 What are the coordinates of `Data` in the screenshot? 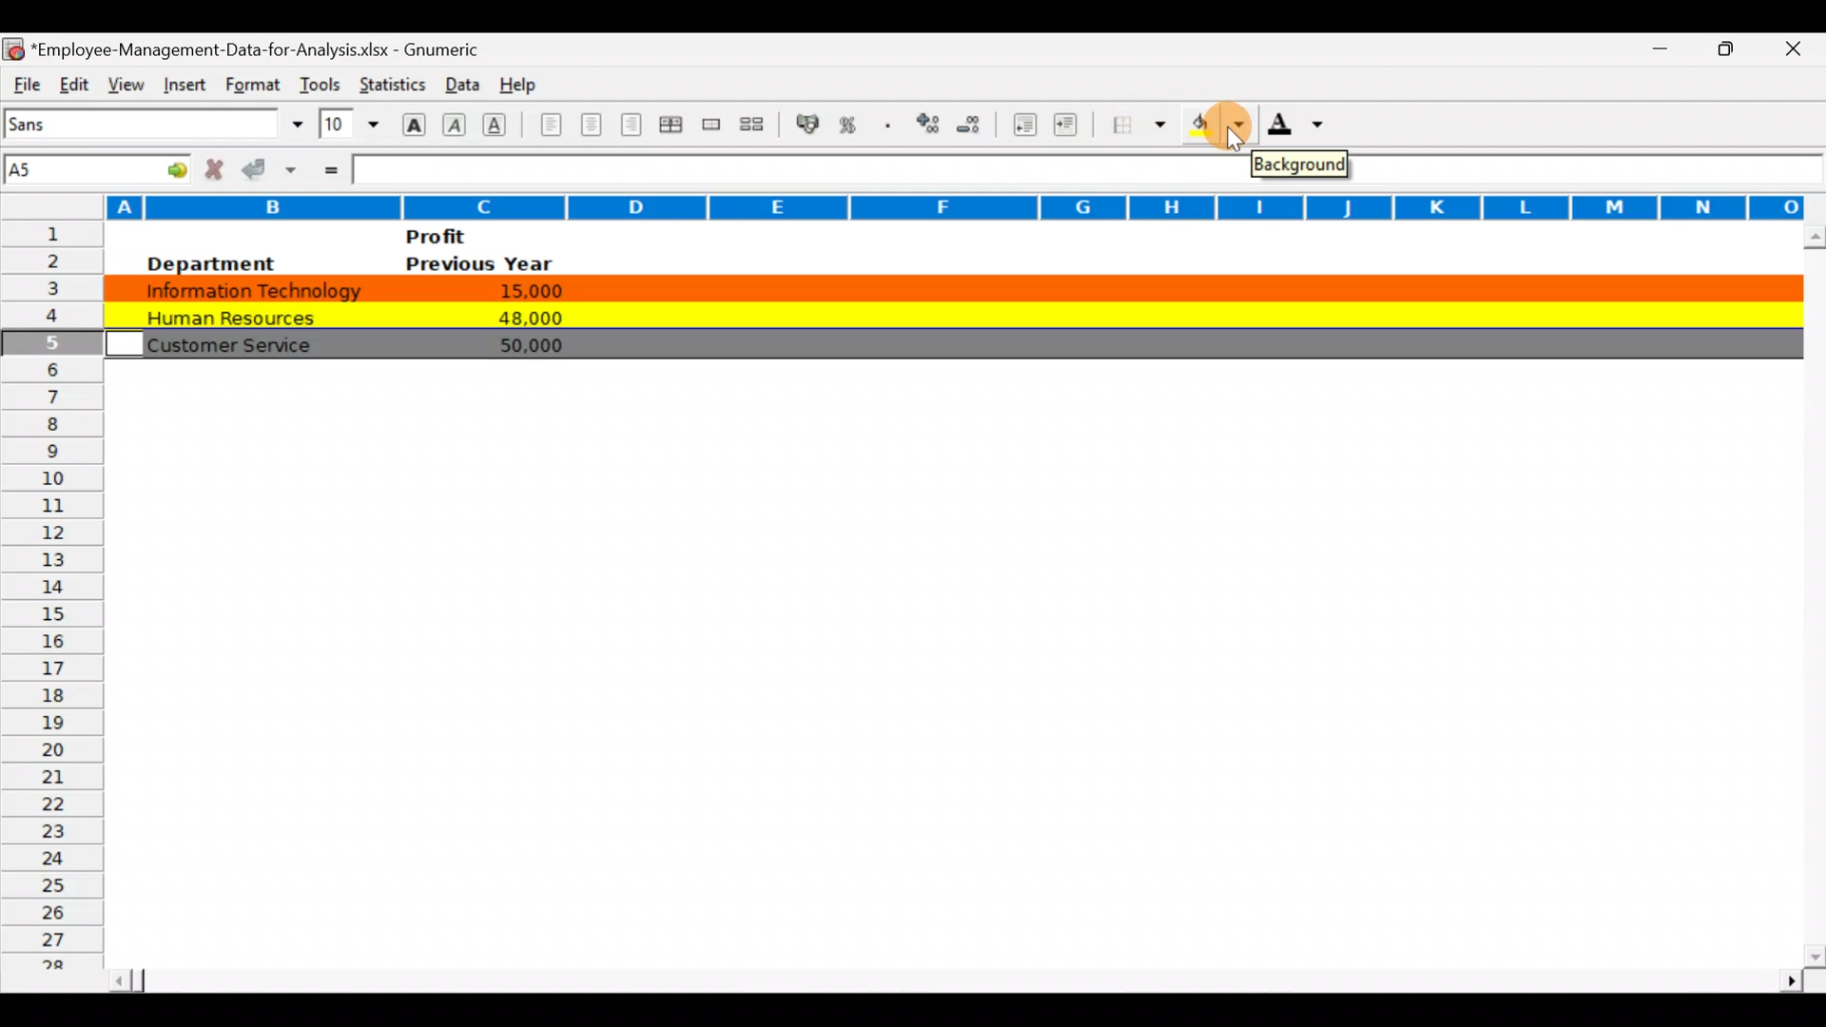 It's located at (457, 80).